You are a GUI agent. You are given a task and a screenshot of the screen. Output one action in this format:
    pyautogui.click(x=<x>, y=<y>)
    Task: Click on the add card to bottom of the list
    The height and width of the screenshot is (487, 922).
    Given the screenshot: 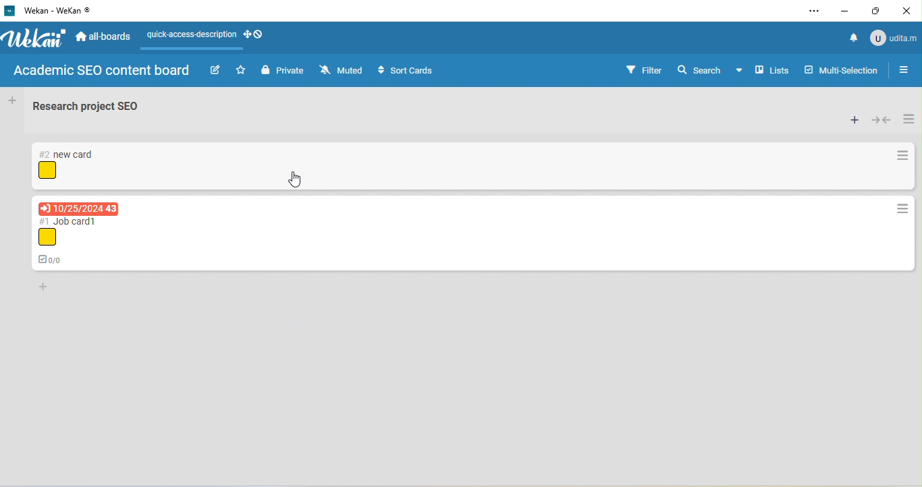 What is the action you would take?
    pyautogui.click(x=45, y=287)
    